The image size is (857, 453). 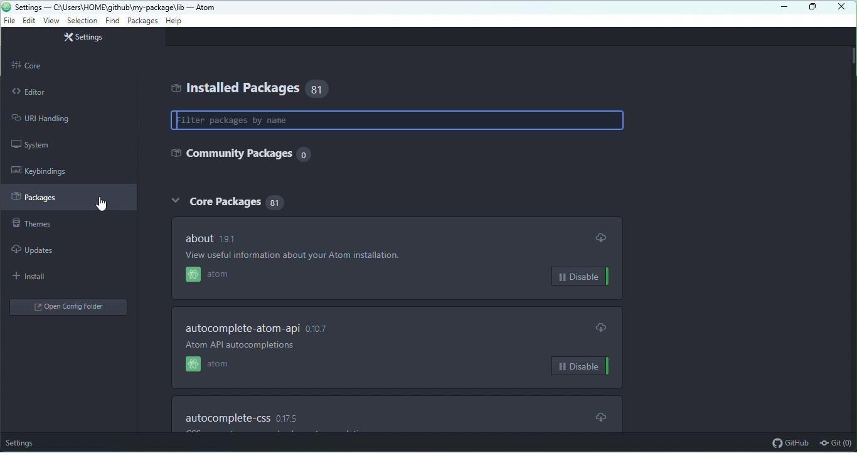 What do you see at coordinates (180, 120) in the screenshot?
I see `typing cursor` at bounding box center [180, 120].